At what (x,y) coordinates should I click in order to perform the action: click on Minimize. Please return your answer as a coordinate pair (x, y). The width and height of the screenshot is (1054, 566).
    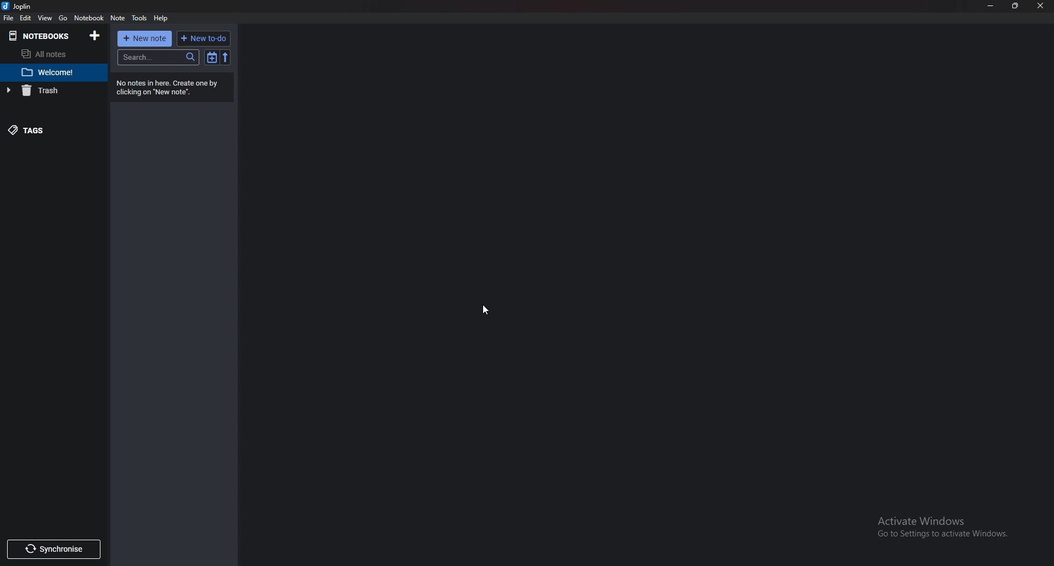
    Looking at the image, I should click on (992, 5).